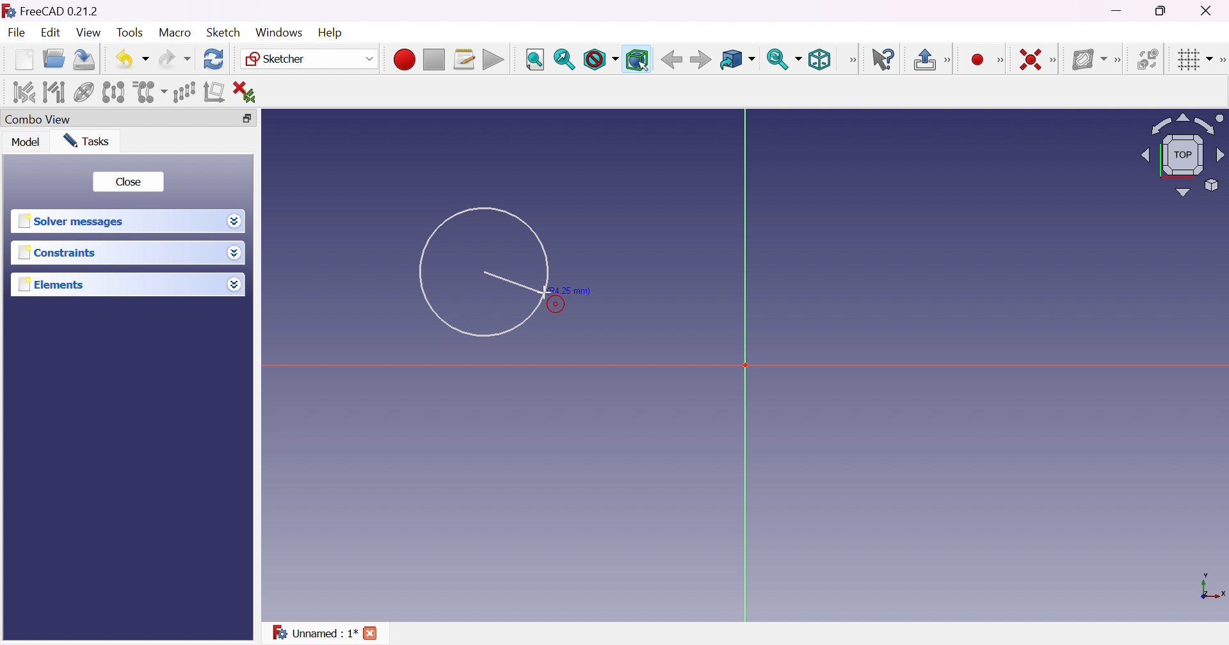 This screenshot has width=1229, height=645. Describe the element at coordinates (131, 33) in the screenshot. I see `Tools` at that location.